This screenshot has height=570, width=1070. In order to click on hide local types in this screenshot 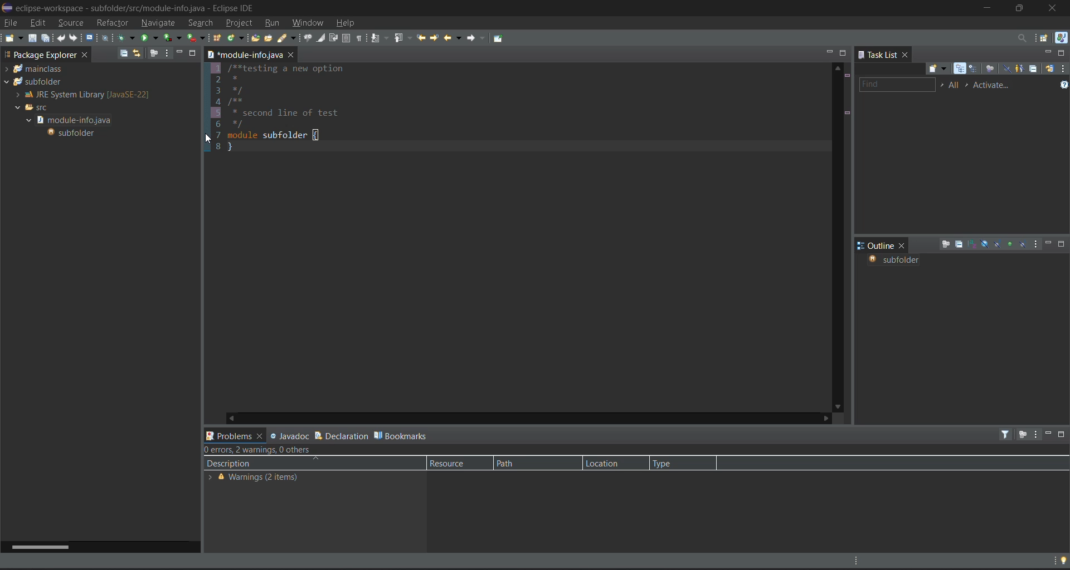, I will do `click(1023, 244)`.